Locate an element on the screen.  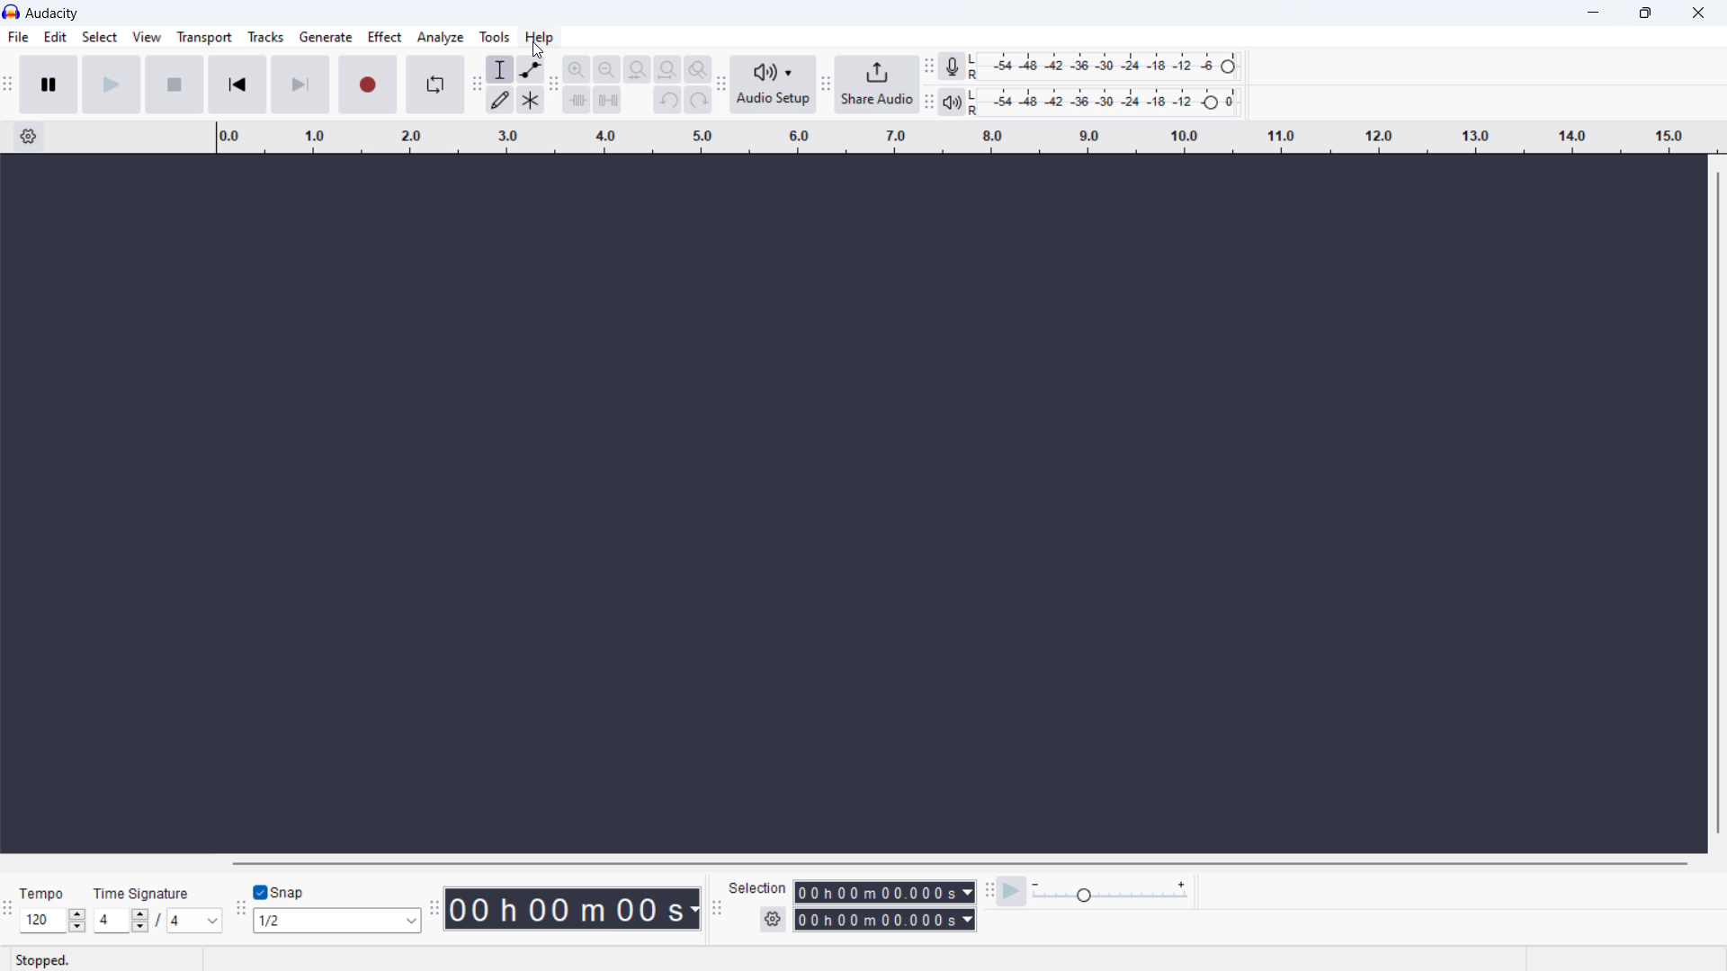
selection start is located at coordinates (883, 892).